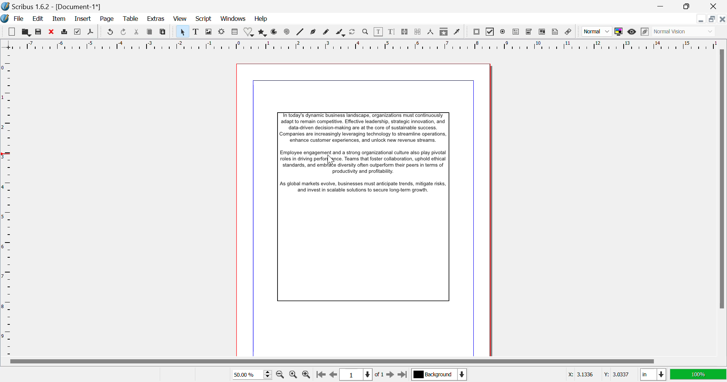  What do you see at coordinates (138, 32) in the screenshot?
I see `Cut` at bounding box center [138, 32].